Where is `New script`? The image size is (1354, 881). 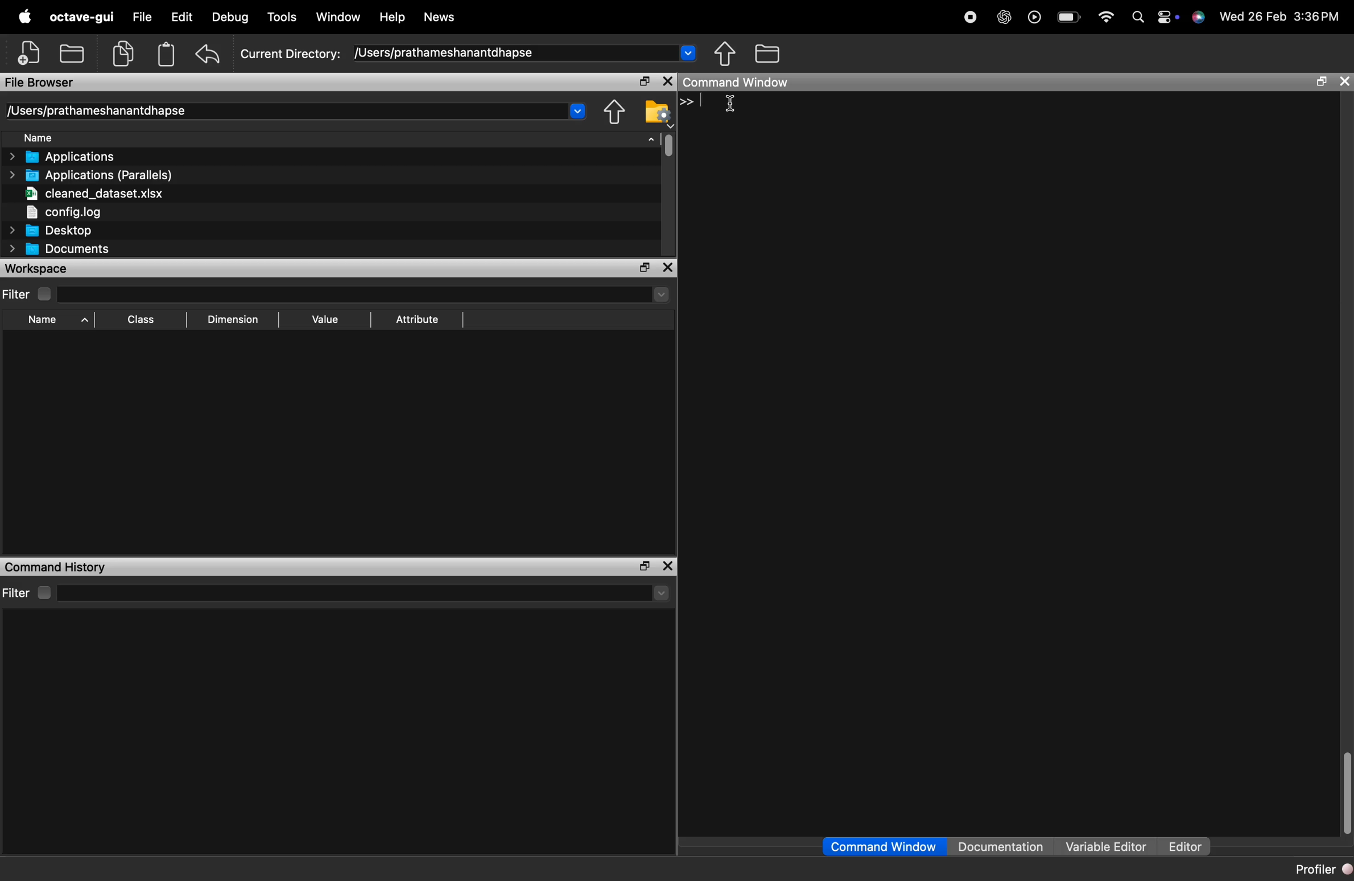
New script is located at coordinates (28, 52).